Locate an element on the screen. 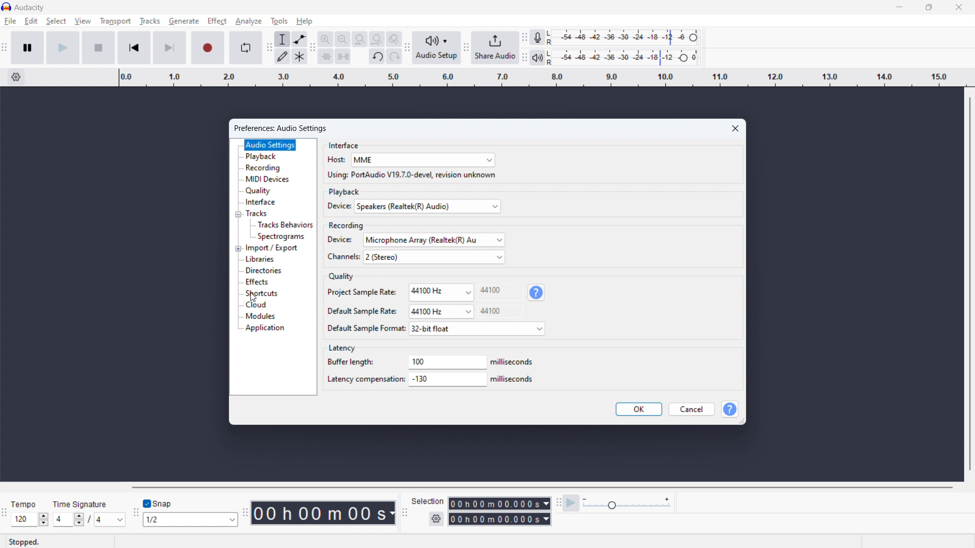  generate is located at coordinates (184, 21).